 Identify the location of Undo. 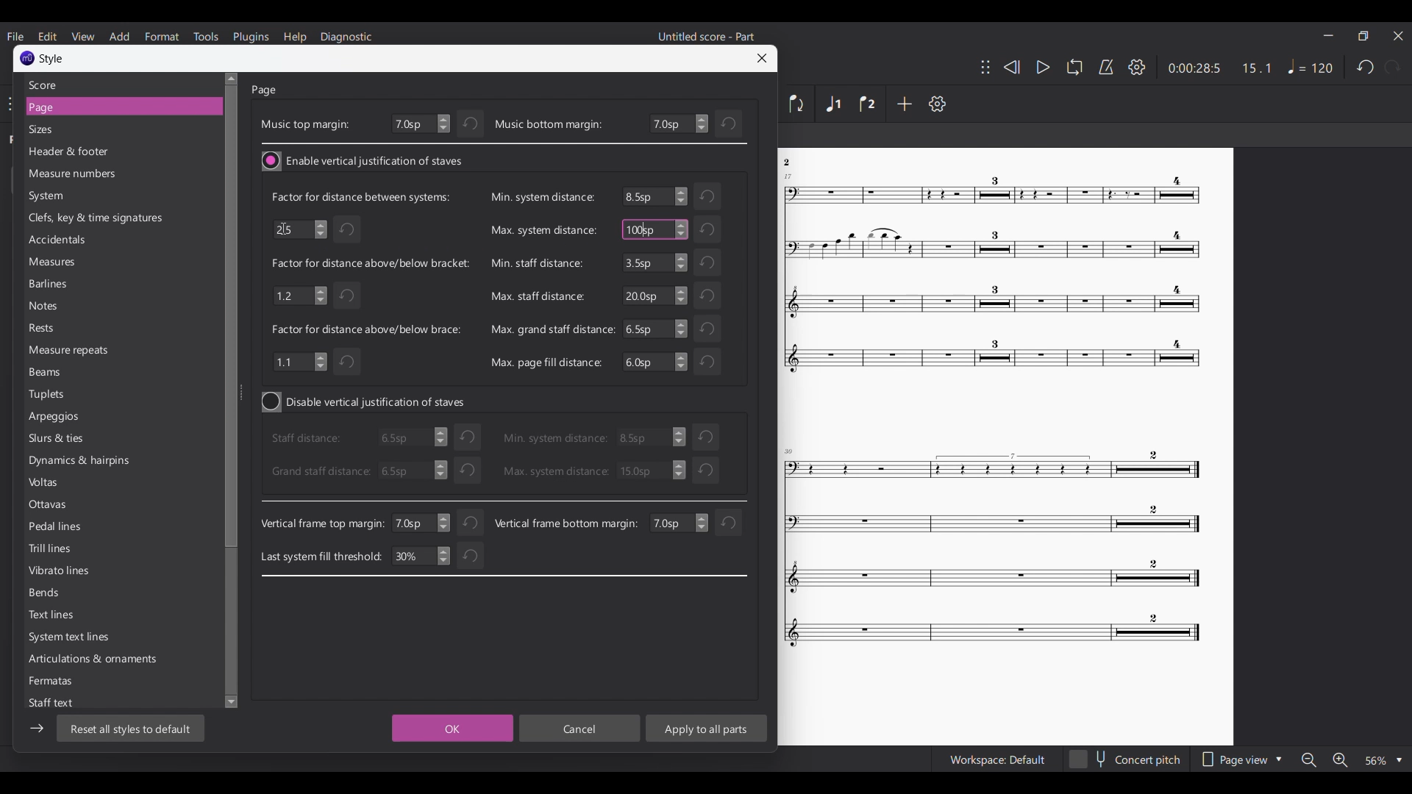
(710, 295).